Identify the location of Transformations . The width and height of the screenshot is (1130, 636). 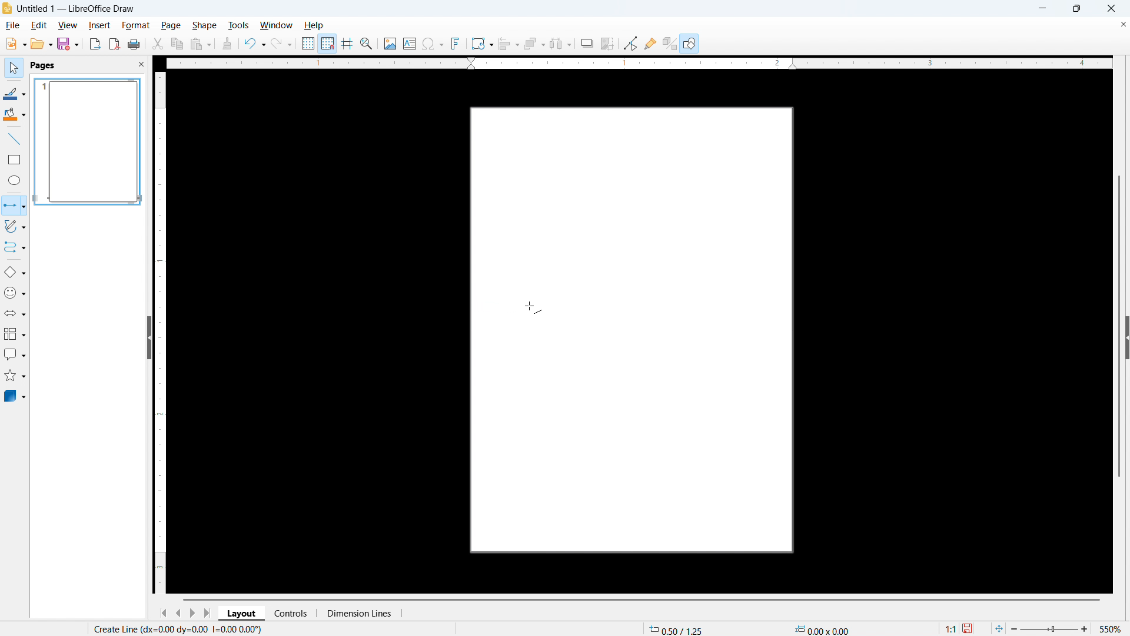
(482, 44).